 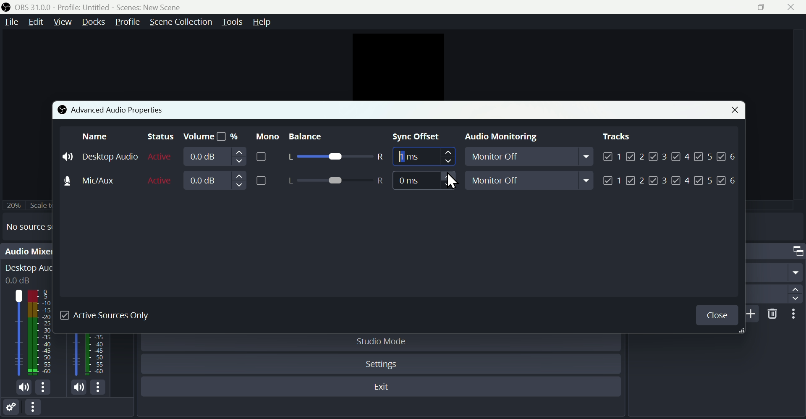 I want to click on Audio monitoring, so click(x=498, y=138).